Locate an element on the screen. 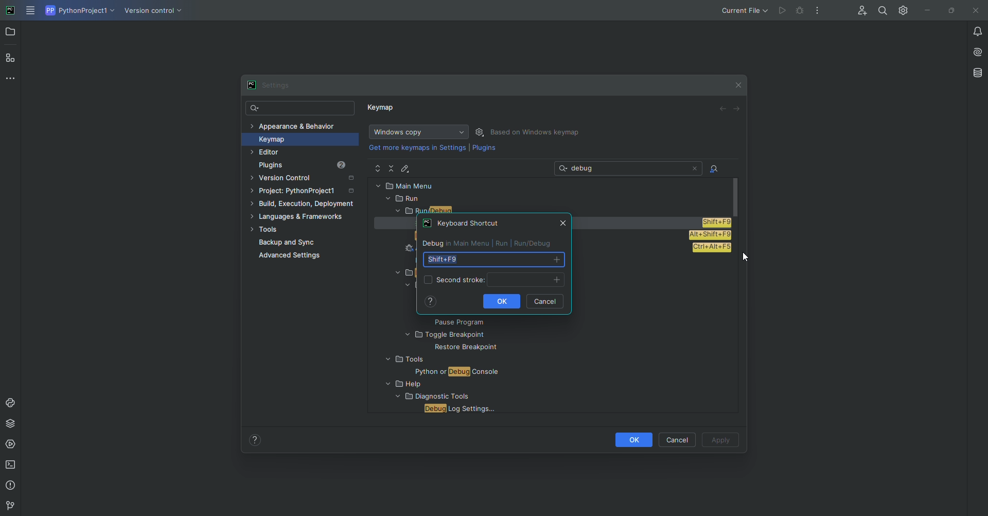 The width and height of the screenshot is (988, 516). Build, execution, development is located at coordinates (305, 205).